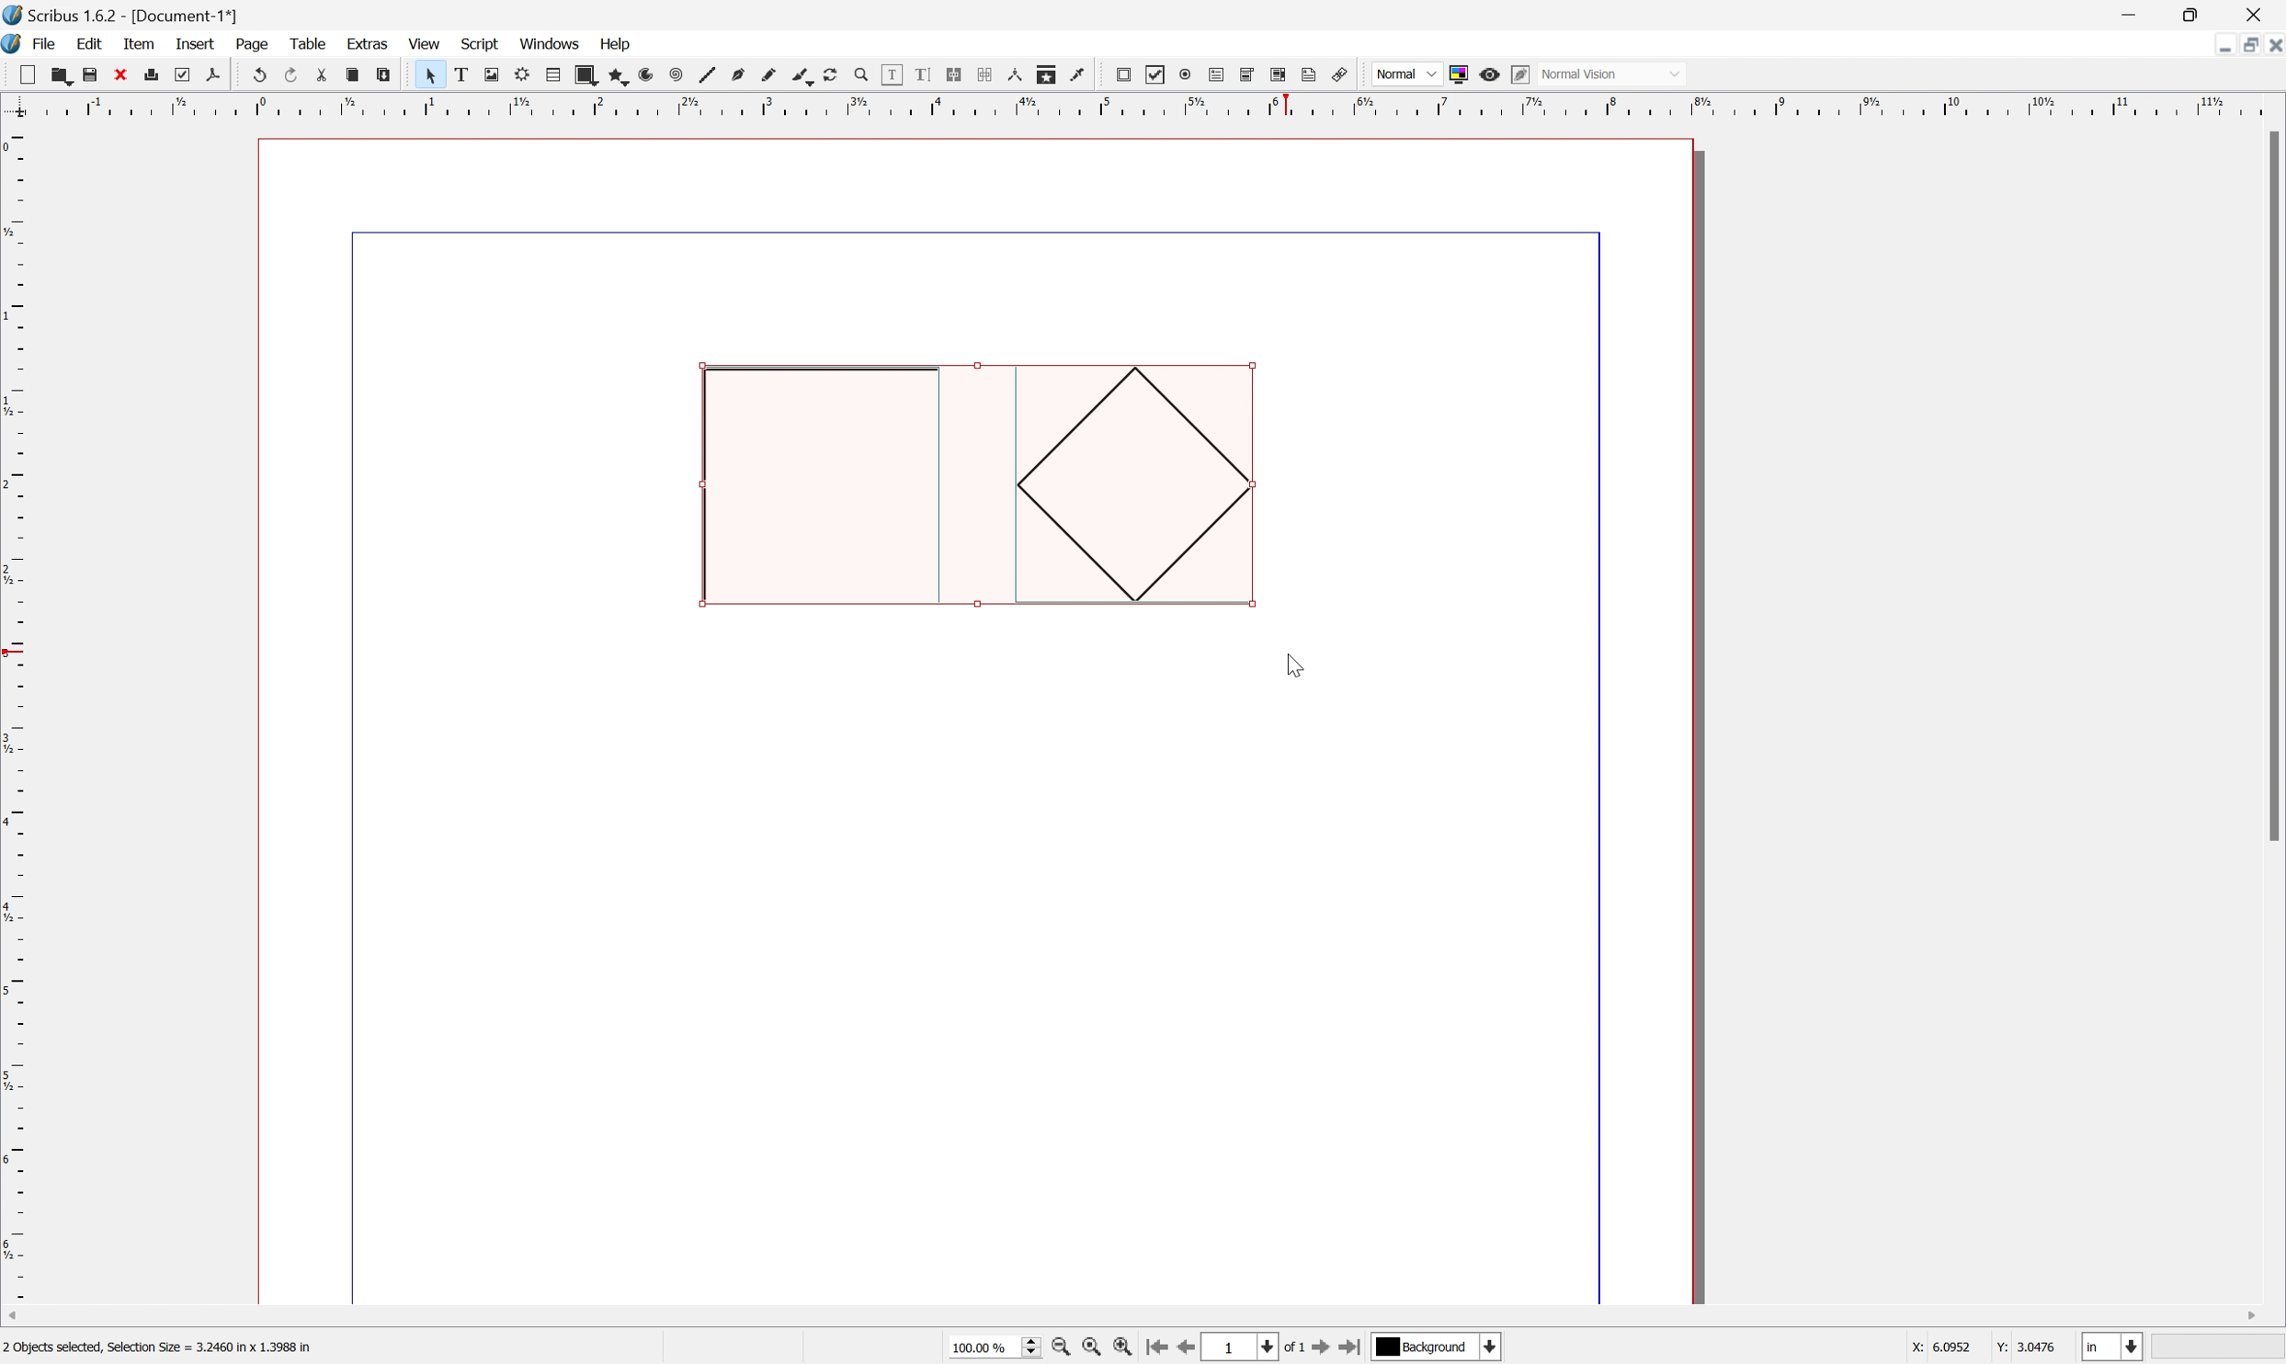 This screenshot has height=1364, width=2286. What do you see at coordinates (85, 72) in the screenshot?
I see `save` at bounding box center [85, 72].